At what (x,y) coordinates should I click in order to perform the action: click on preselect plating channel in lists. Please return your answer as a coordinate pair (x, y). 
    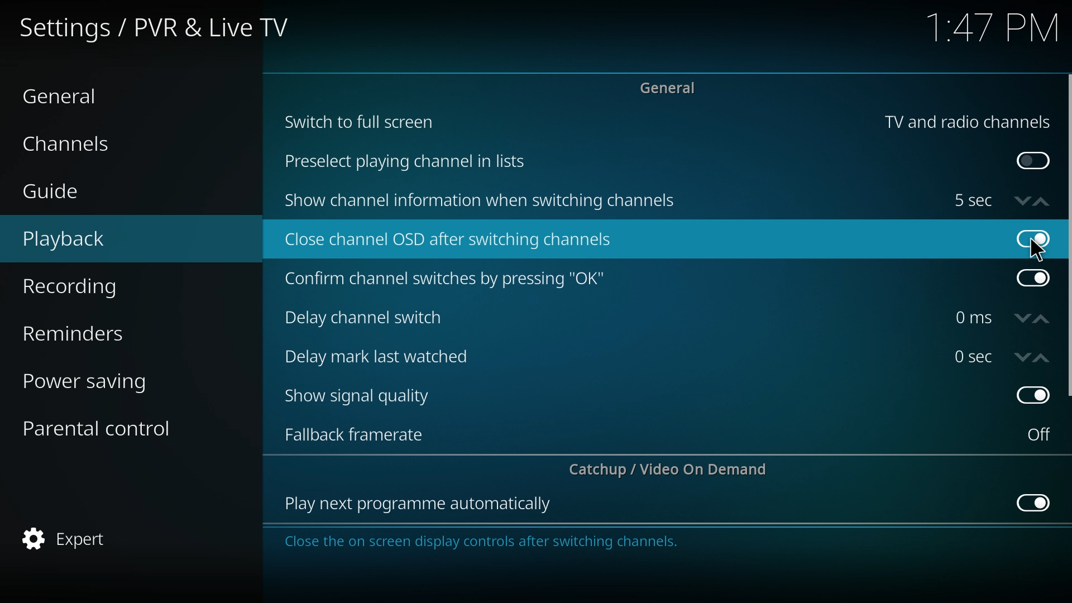
    Looking at the image, I should click on (409, 162).